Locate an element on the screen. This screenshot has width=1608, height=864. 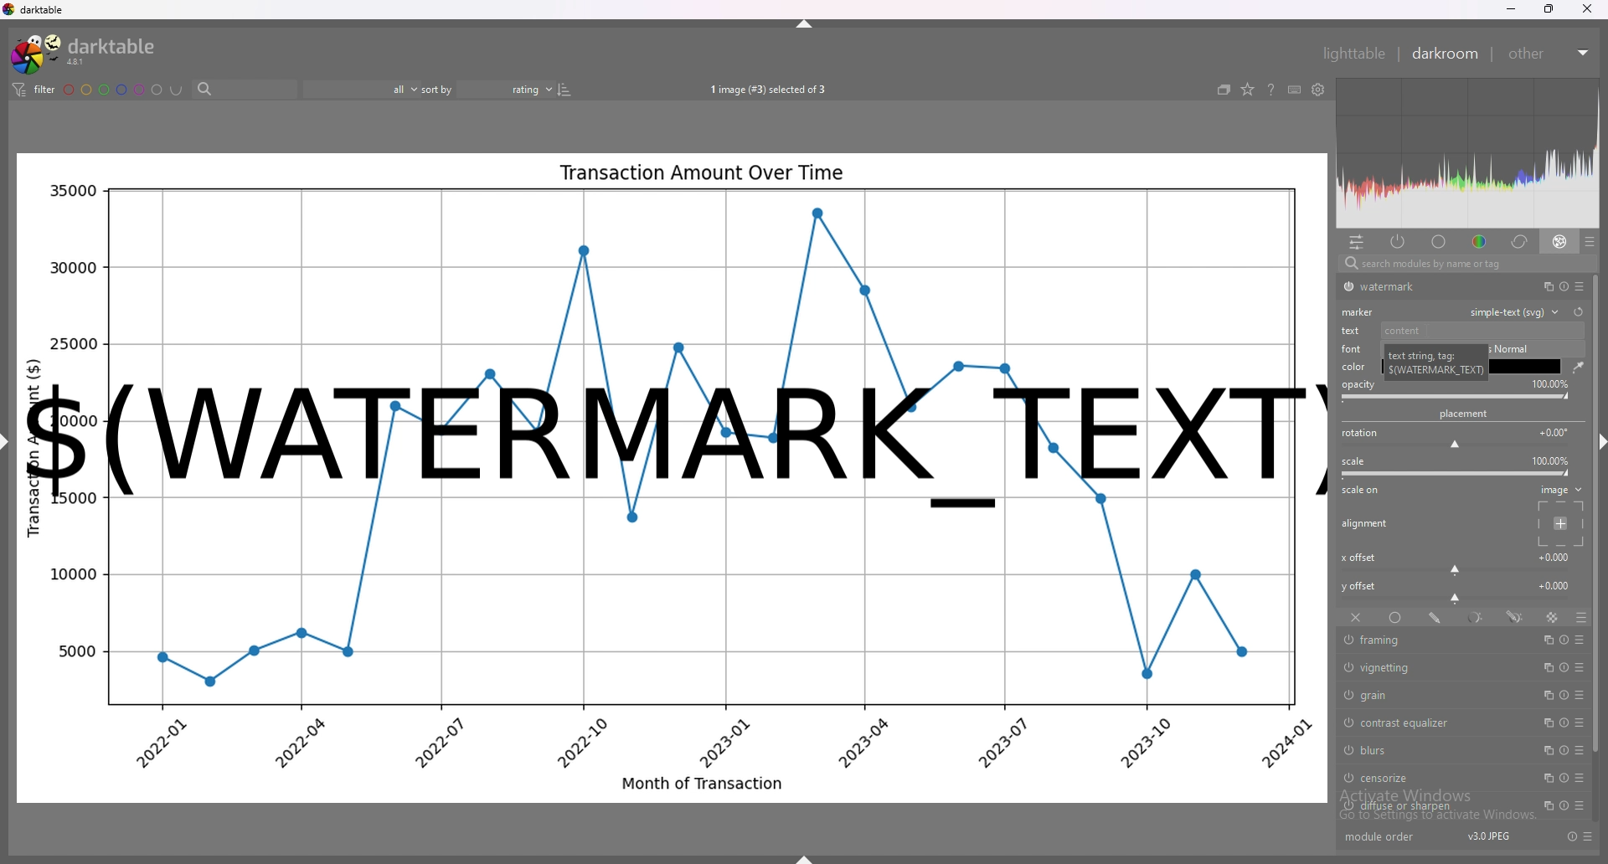
scale percentage is located at coordinates (1549, 460).